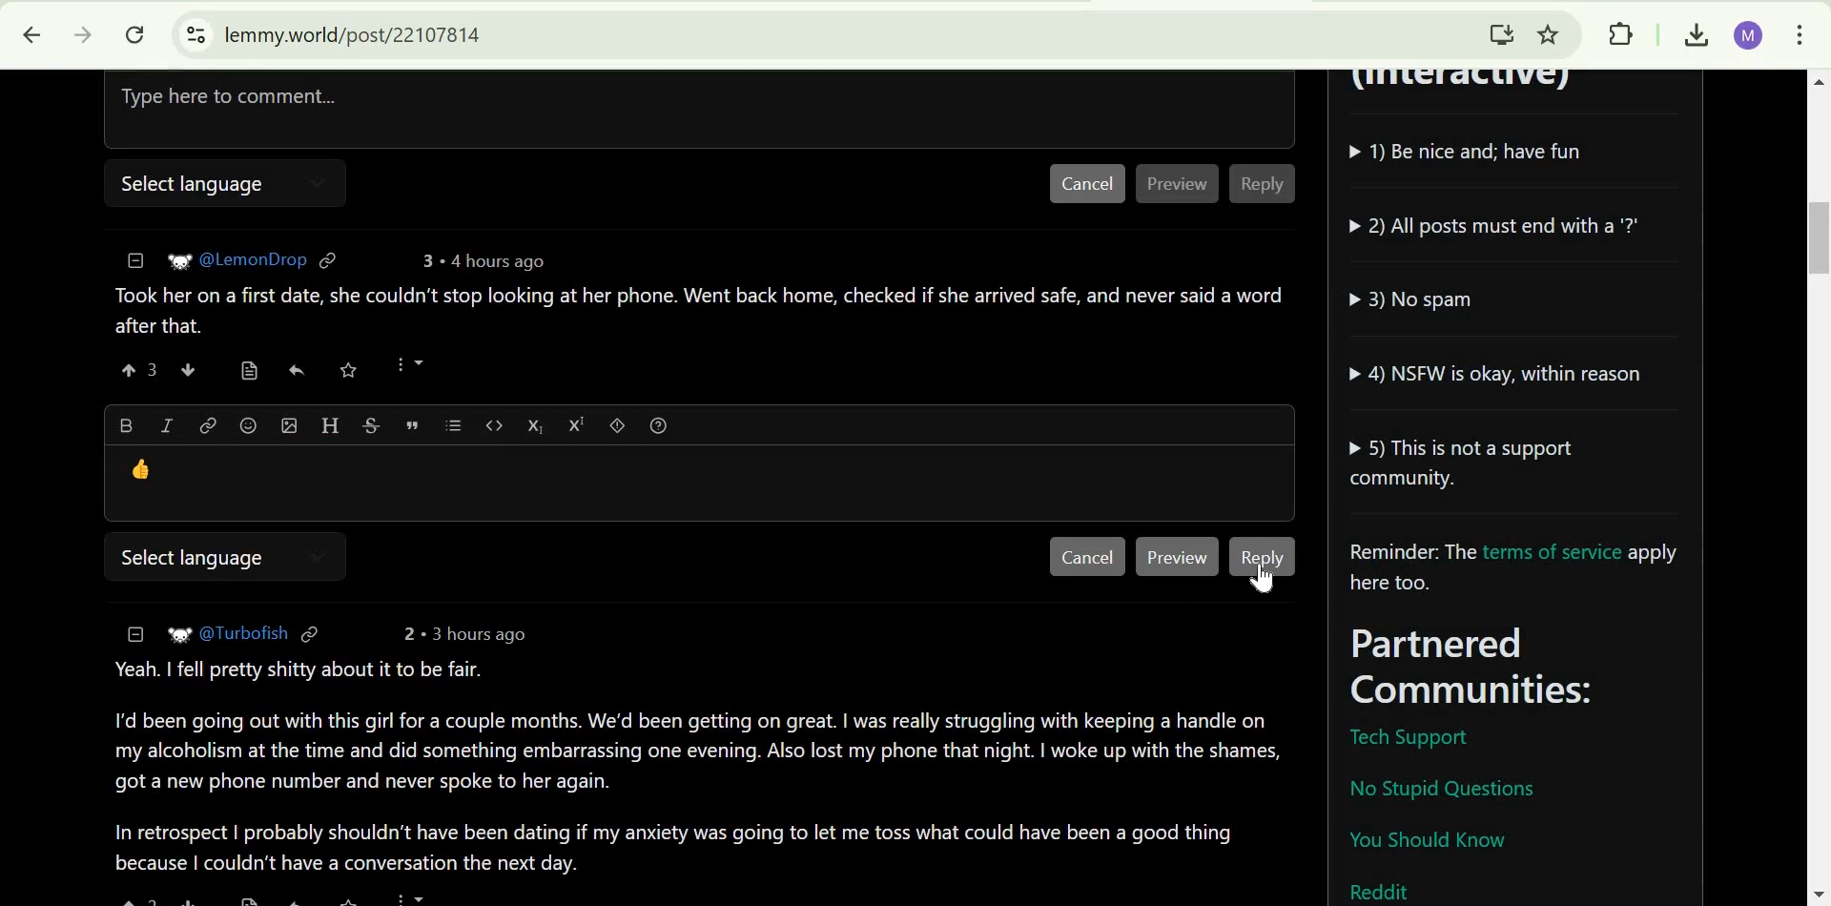 The width and height of the screenshot is (1831, 906). Describe the element at coordinates (1087, 557) in the screenshot. I see `Cancel` at that location.